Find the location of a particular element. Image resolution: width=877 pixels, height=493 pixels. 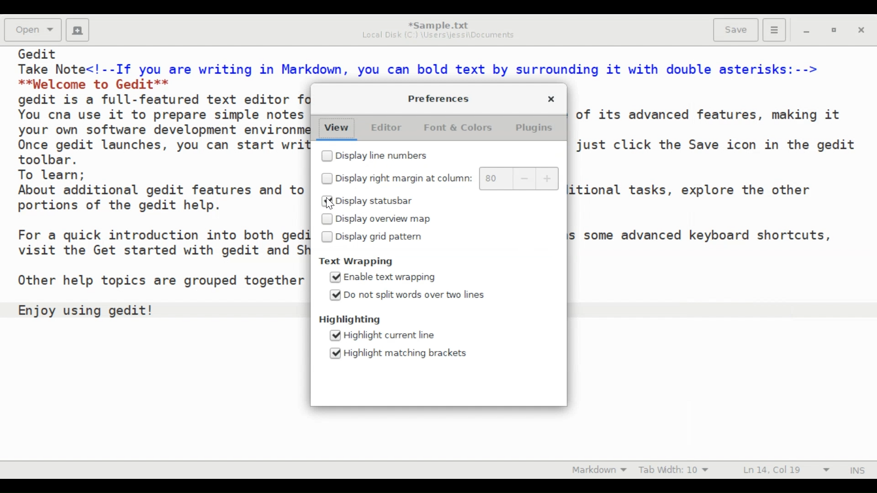

(un)select Display line numbers is located at coordinates (380, 156).